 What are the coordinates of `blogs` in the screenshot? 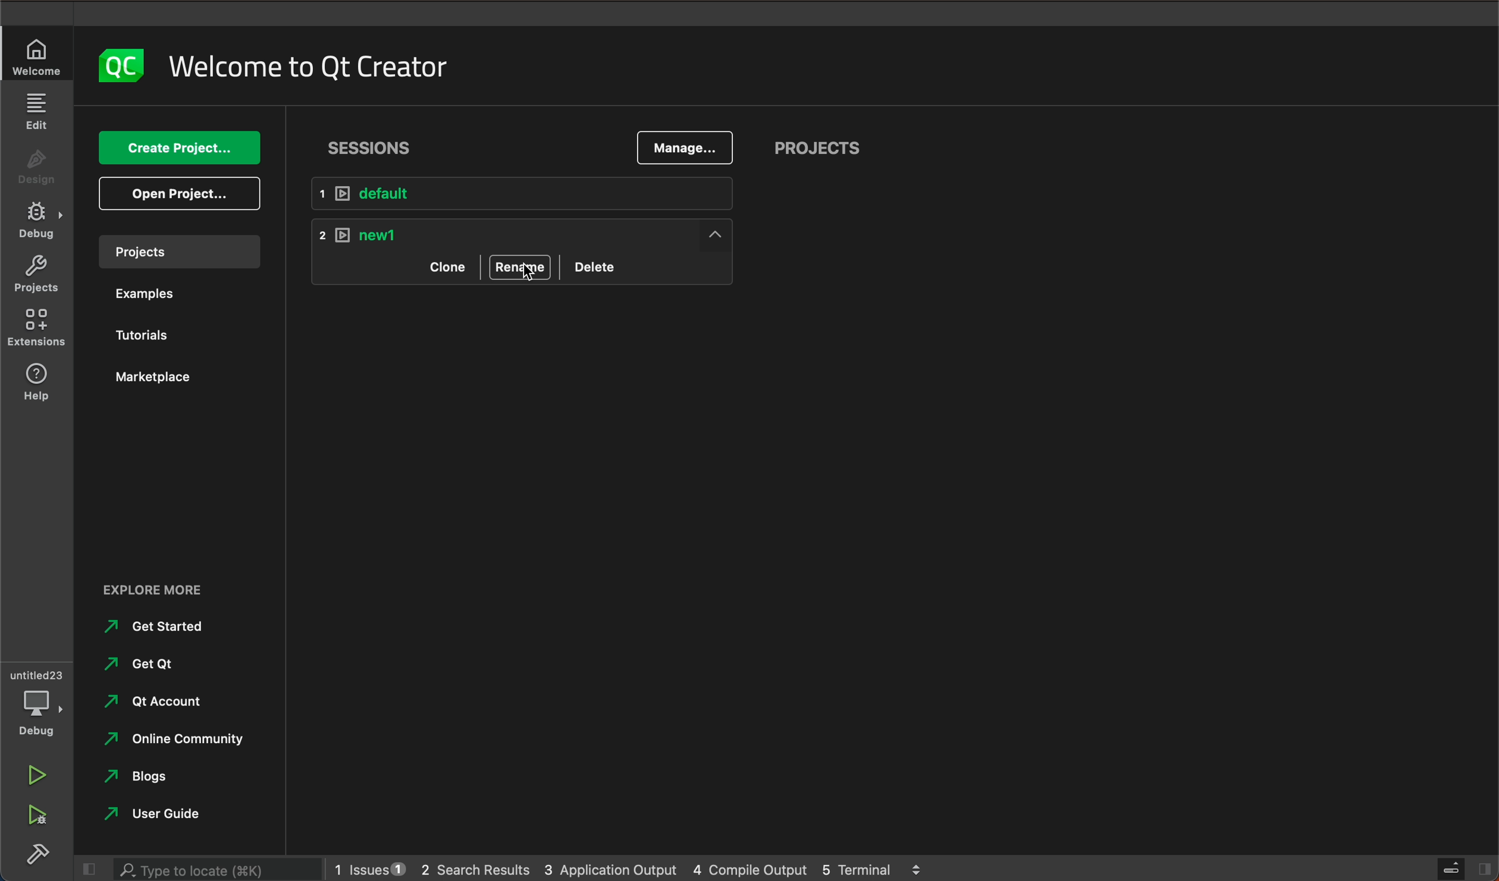 It's located at (145, 776).